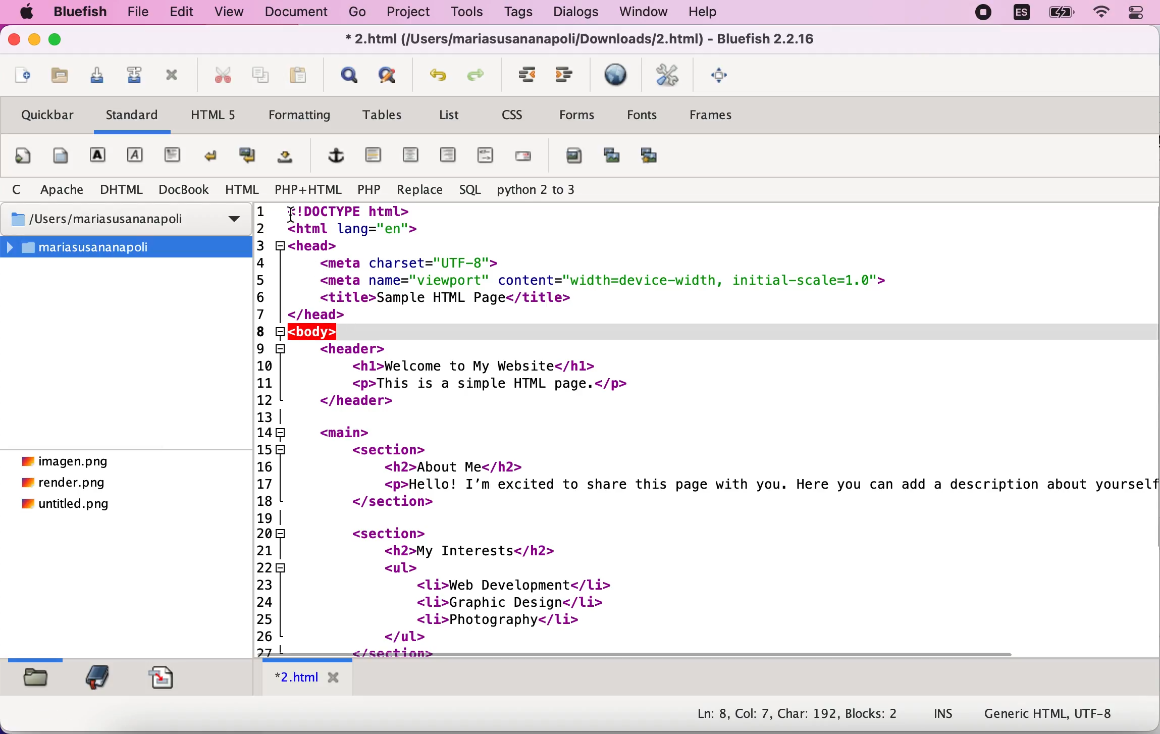 This screenshot has height=734, width=1160. What do you see at coordinates (380, 117) in the screenshot?
I see `tables` at bounding box center [380, 117].